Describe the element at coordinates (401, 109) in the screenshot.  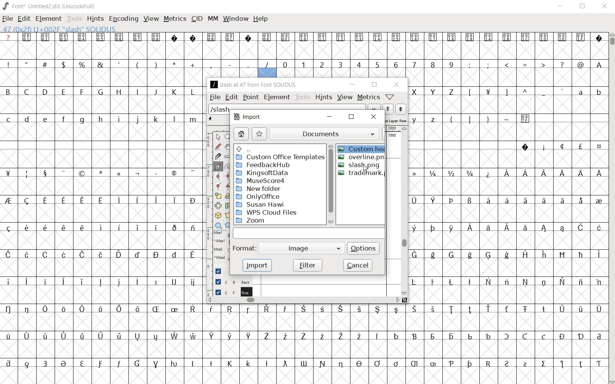
I see `show the previous word on the list` at that location.